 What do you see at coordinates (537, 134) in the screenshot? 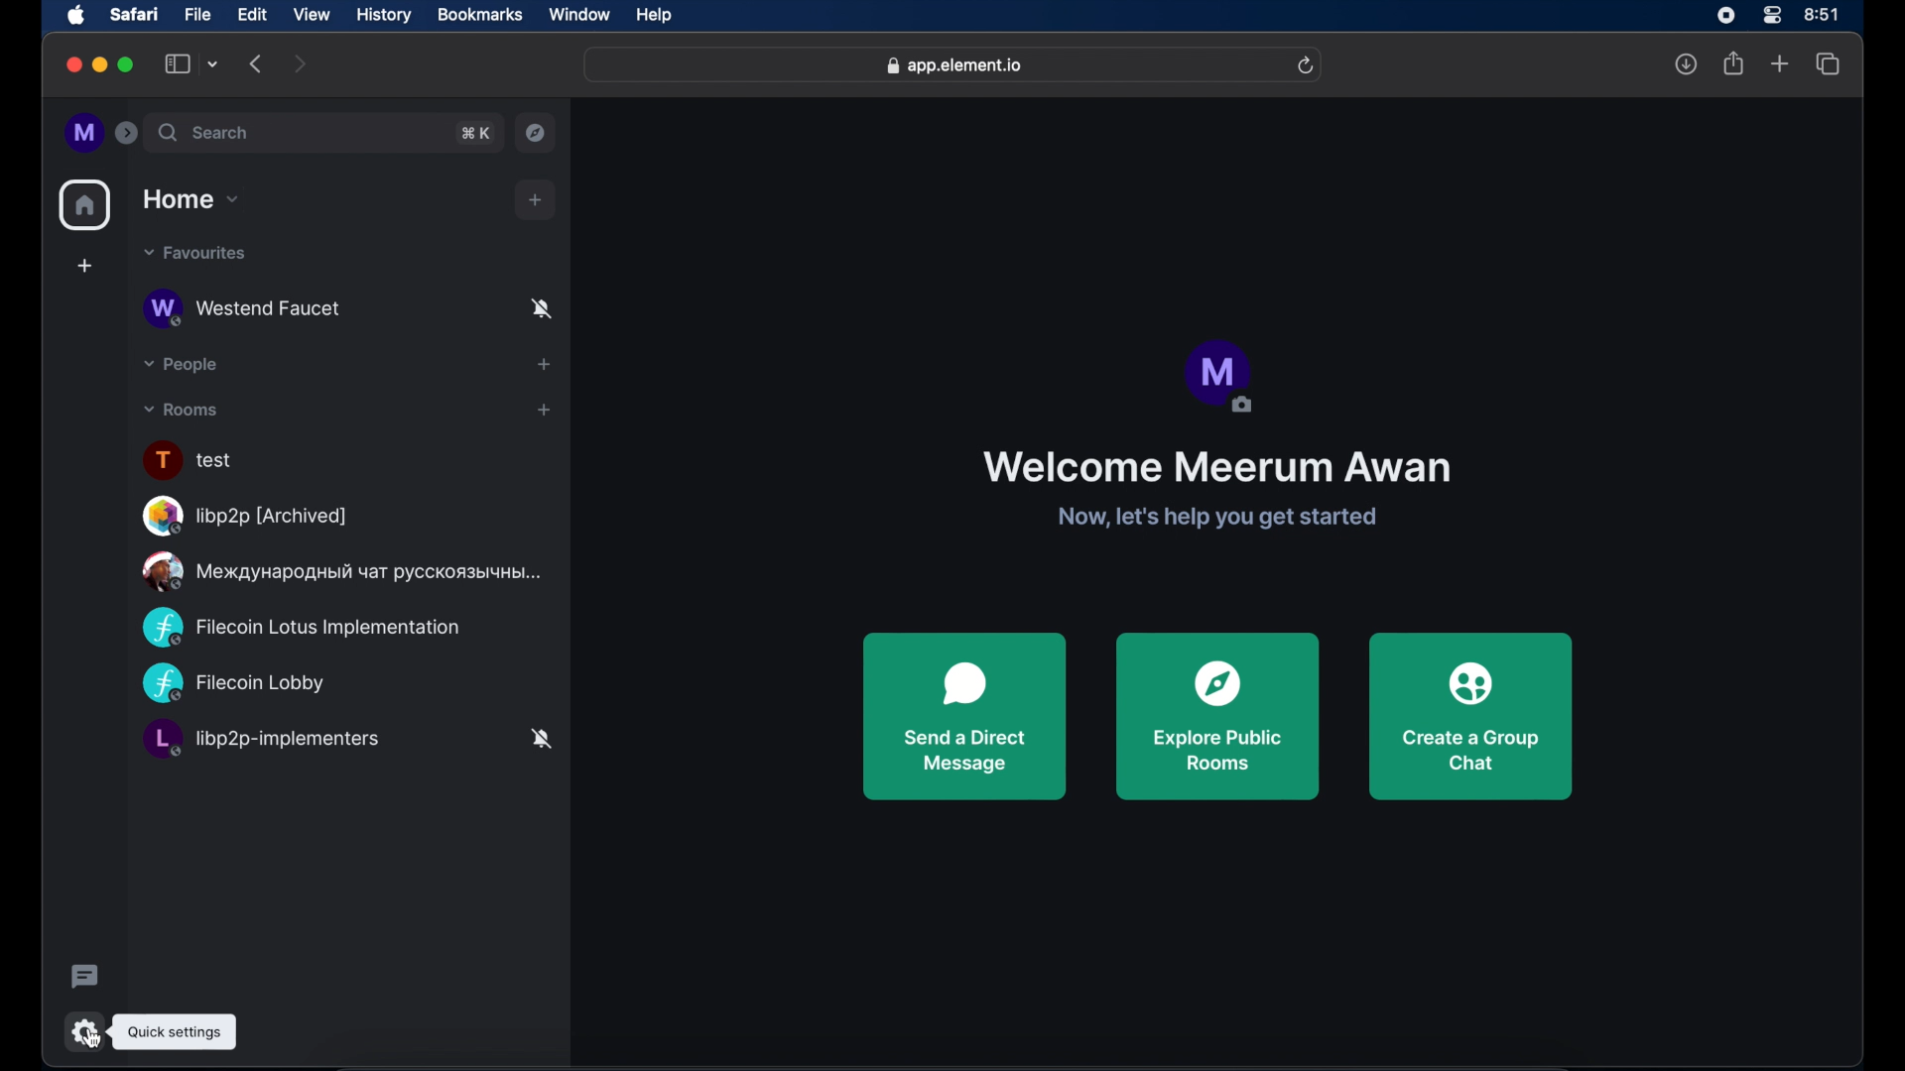
I see `explore public rooms` at bounding box center [537, 134].